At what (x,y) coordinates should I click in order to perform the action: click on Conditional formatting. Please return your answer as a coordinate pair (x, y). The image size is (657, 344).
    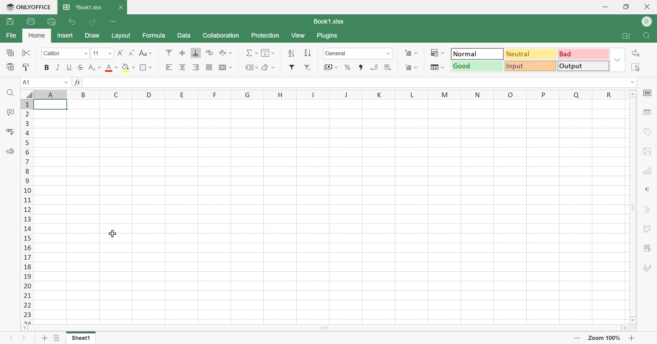
    Looking at the image, I should click on (433, 52).